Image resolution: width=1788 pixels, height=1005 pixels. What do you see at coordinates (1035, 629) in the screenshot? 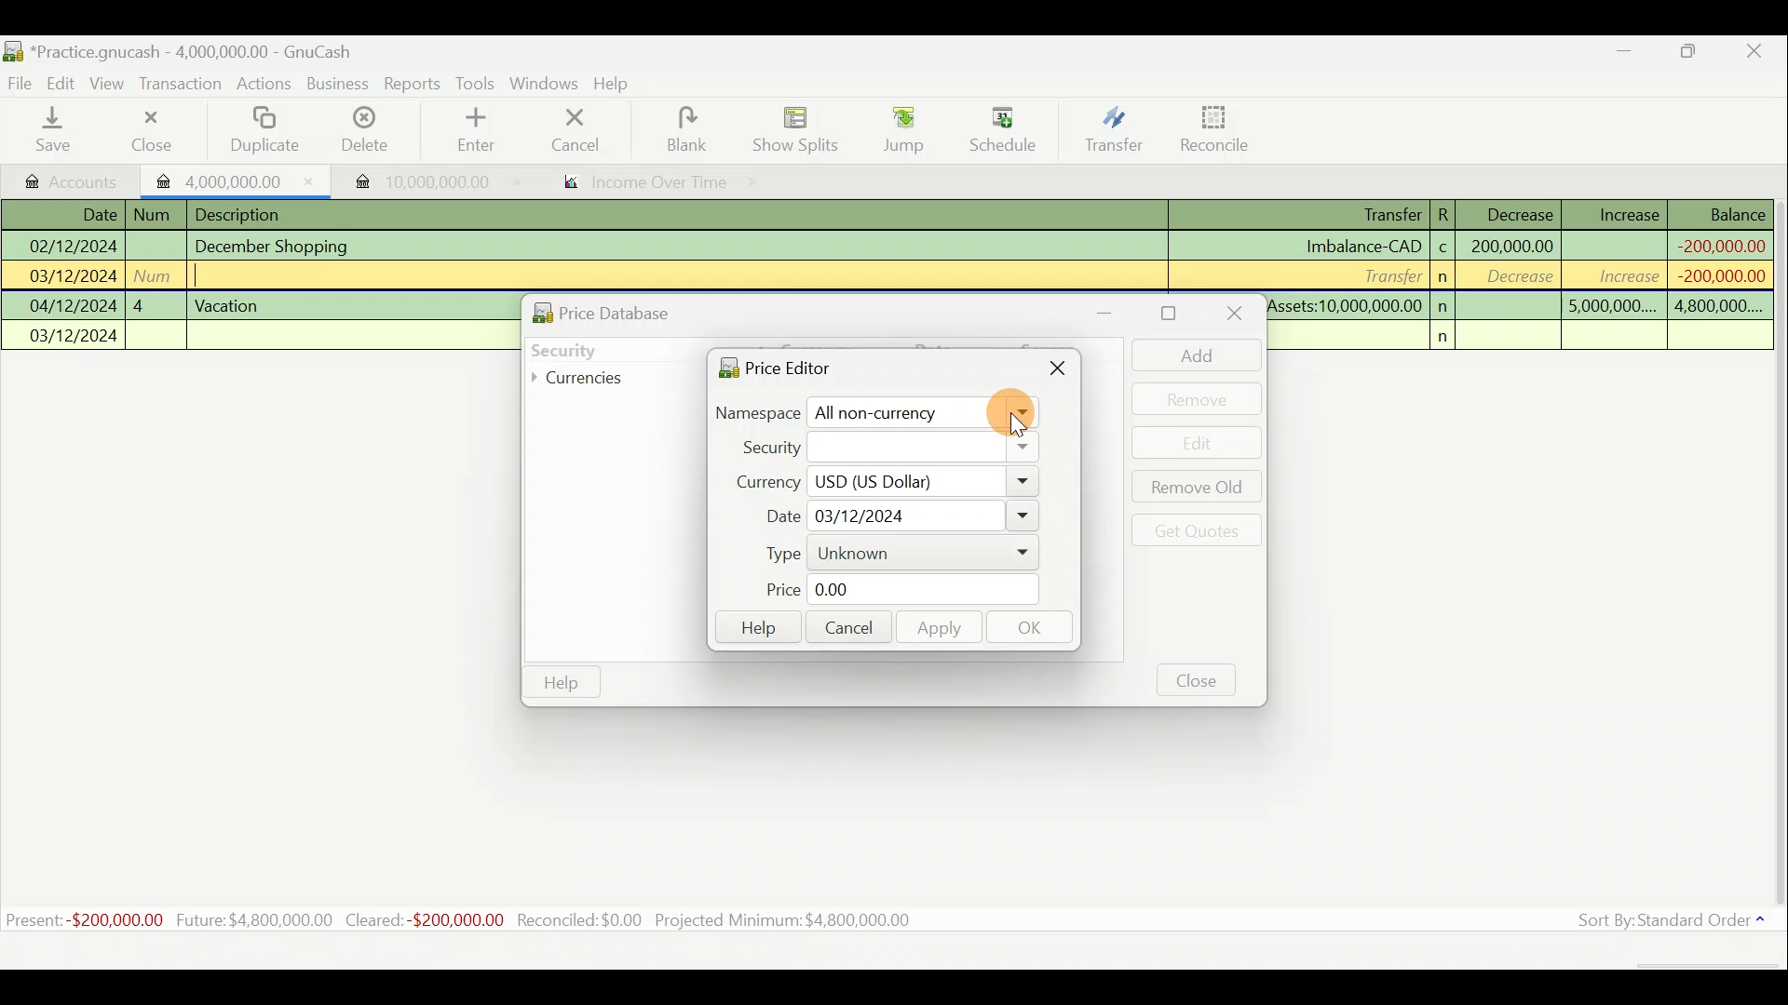
I see `OK` at bounding box center [1035, 629].